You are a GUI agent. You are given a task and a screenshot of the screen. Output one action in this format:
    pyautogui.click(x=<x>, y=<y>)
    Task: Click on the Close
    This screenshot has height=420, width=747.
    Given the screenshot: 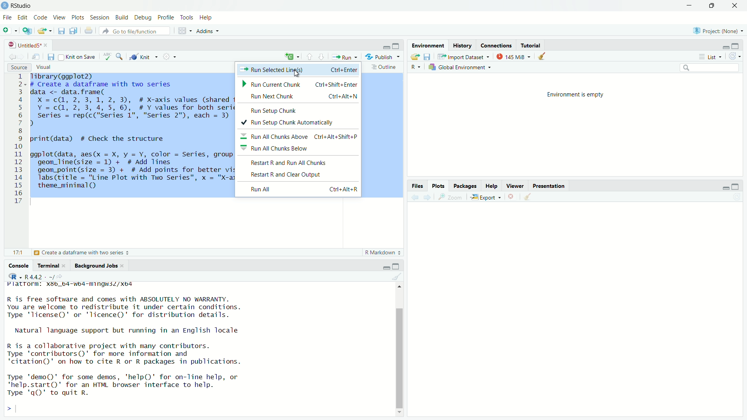 What is the action you would take?
    pyautogui.click(x=733, y=7)
    